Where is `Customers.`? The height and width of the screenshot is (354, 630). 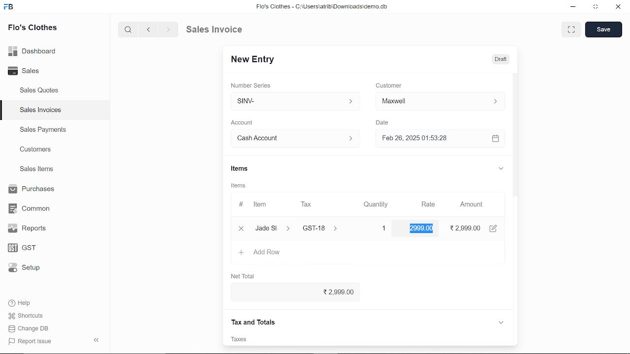
Customers. is located at coordinates (36, 149).